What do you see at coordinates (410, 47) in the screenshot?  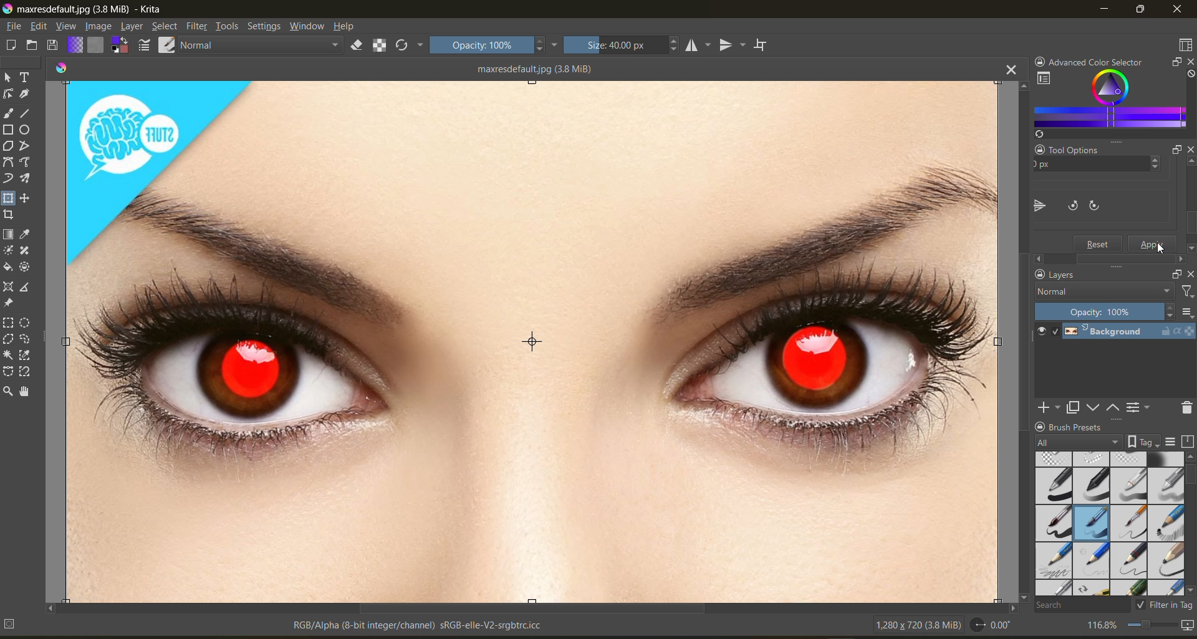 I see `reload original preset` at bounding box center [410, 47].